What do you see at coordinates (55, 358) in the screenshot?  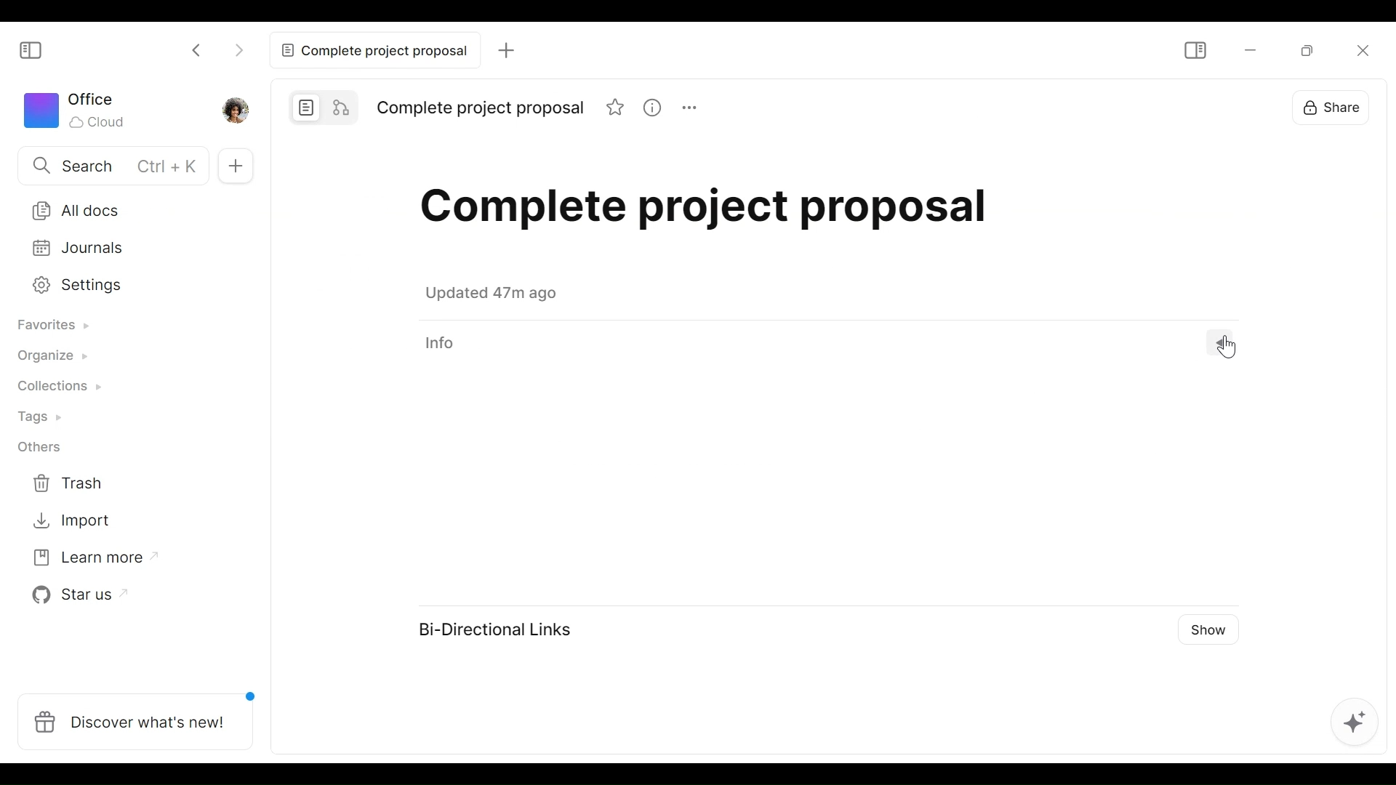 I see `Organize` at bounding box center [55, 358].